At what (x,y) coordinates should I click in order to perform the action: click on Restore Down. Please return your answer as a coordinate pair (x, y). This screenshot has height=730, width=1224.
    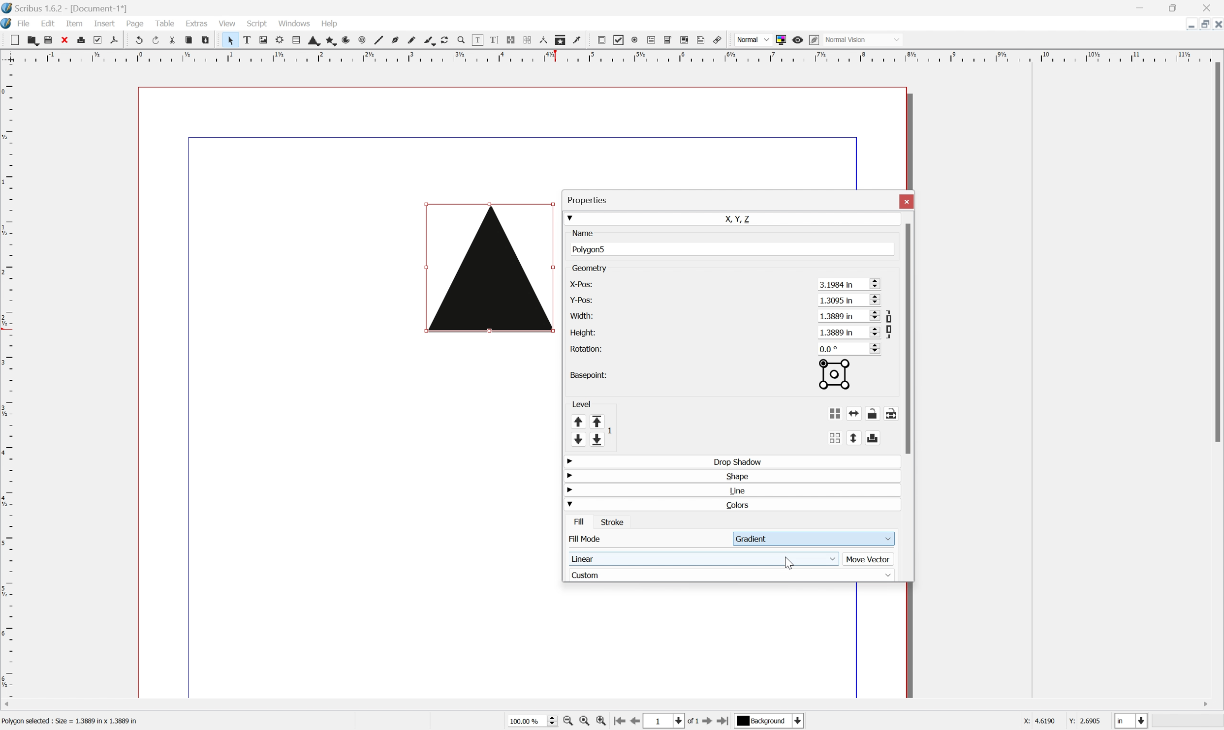
    Looking at the image, I should click on (1177, 7).